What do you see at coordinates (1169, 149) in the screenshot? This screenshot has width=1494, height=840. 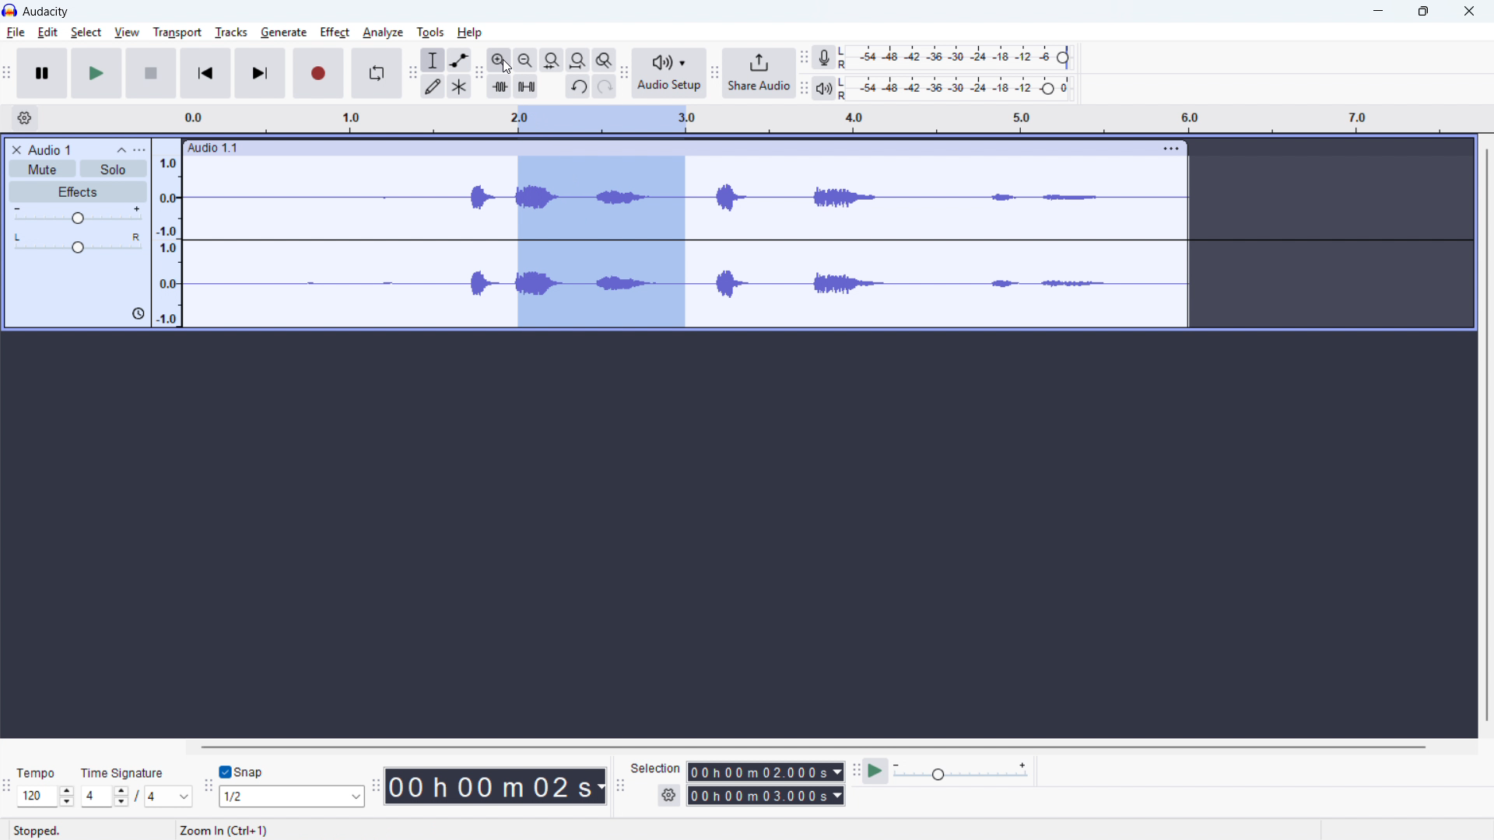 I see `Track options` at bounding box center [1169, 149].